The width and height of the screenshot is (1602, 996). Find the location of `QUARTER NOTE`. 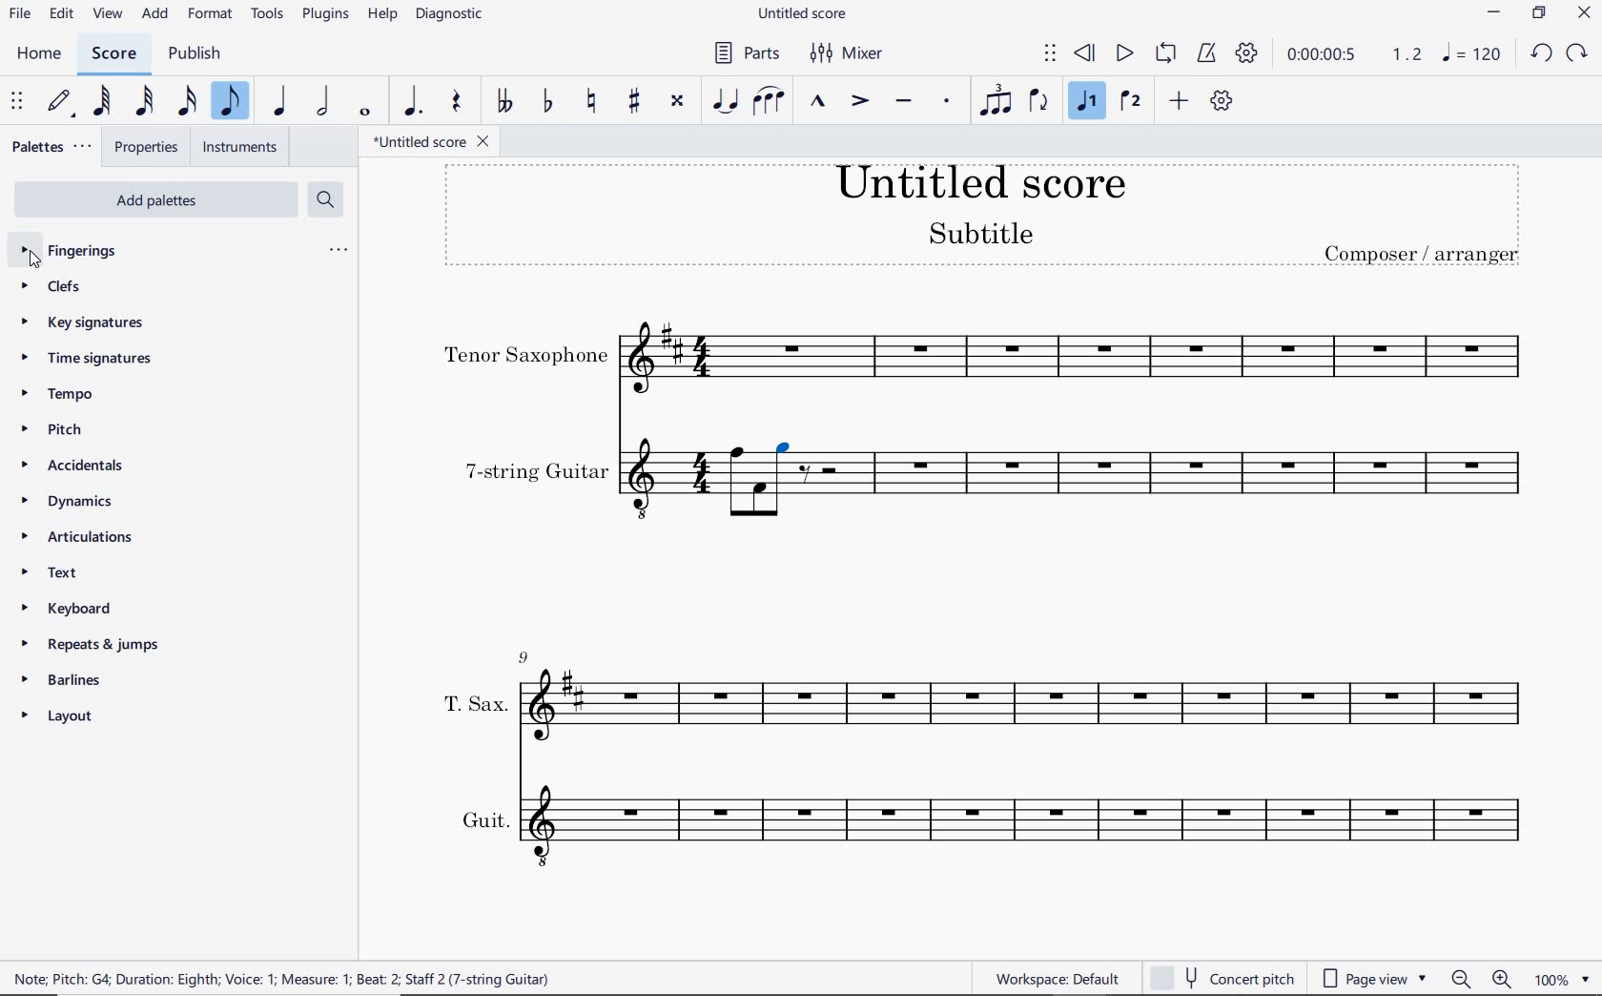

QUARTER NOTE is located at coordinates (282, 102).